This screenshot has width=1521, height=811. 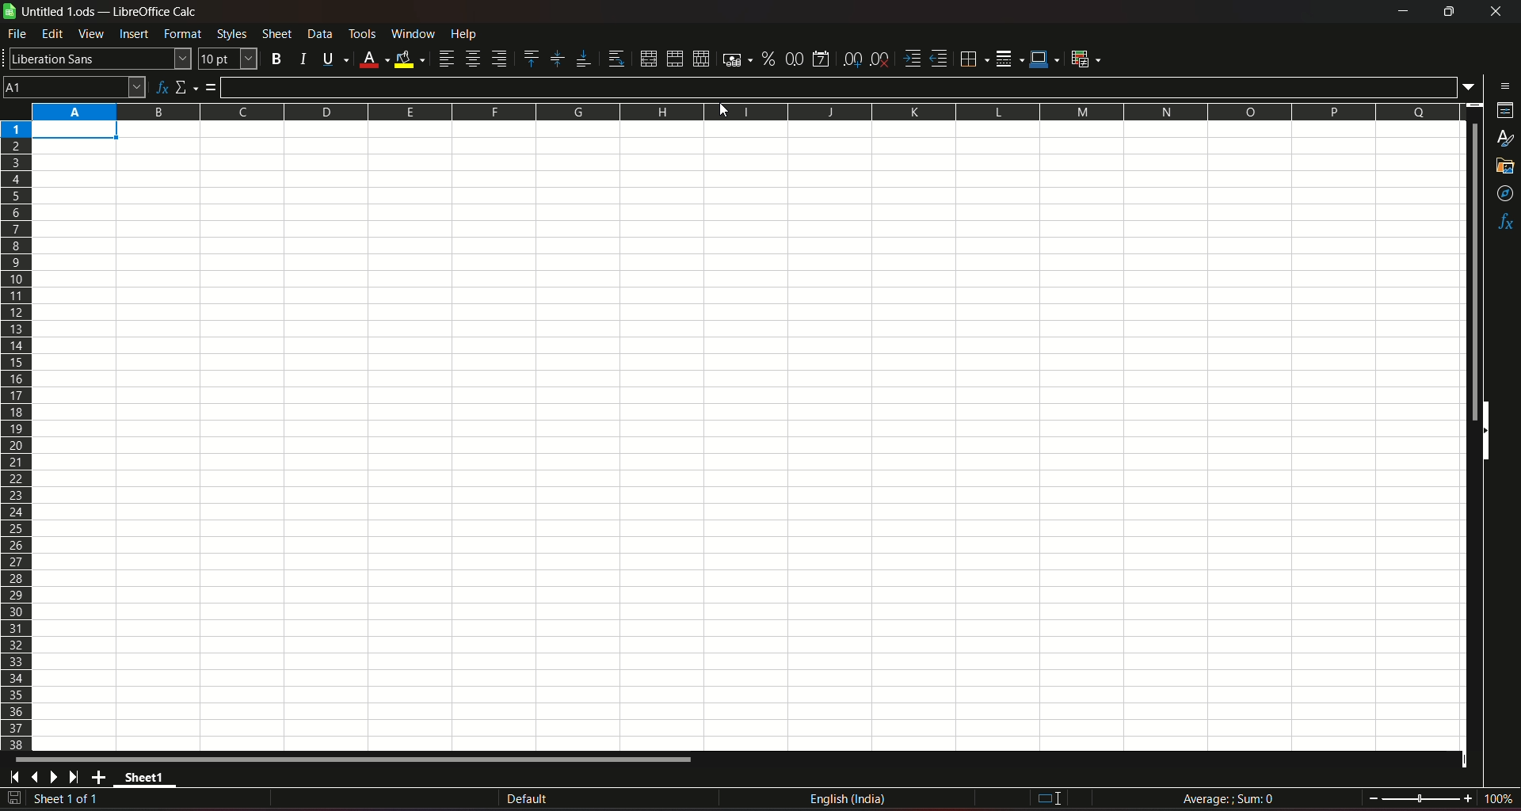 I want to click on align bottom, so click(x=580, y=57).